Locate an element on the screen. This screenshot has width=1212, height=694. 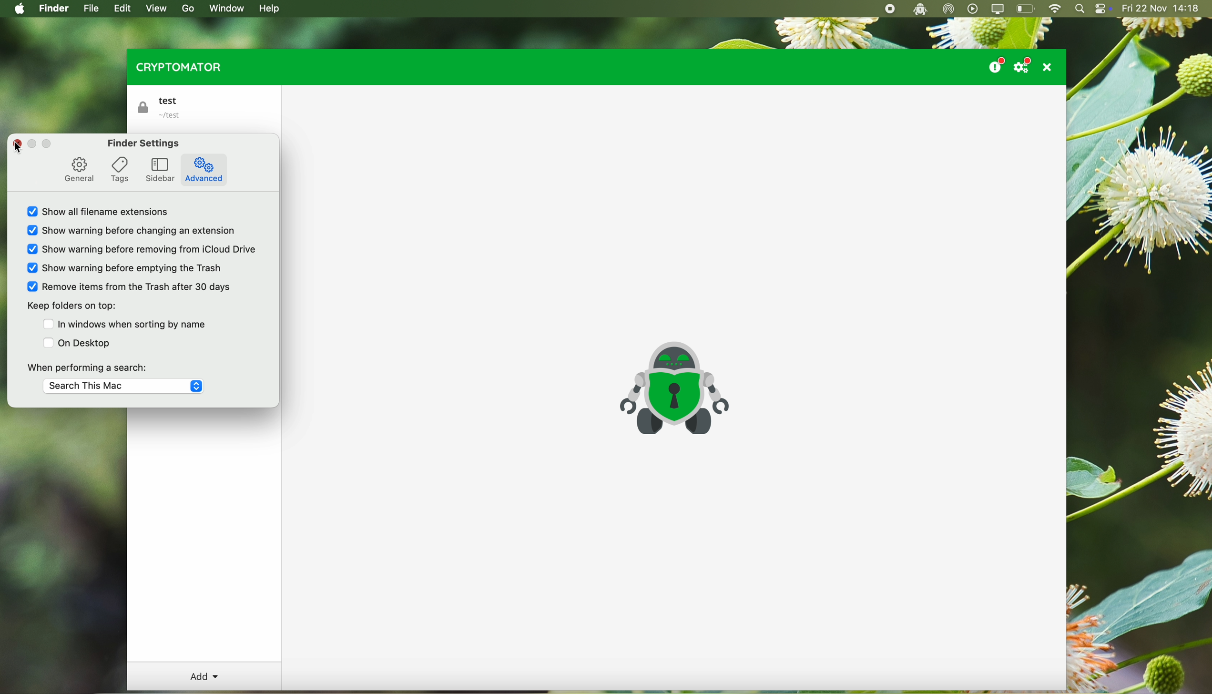
wifi is located at coordinates (1054, 9).